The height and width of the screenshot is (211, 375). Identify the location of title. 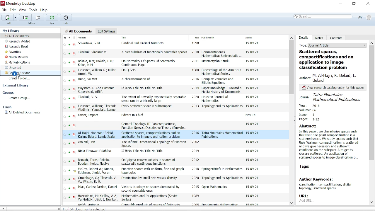
(153, 171).